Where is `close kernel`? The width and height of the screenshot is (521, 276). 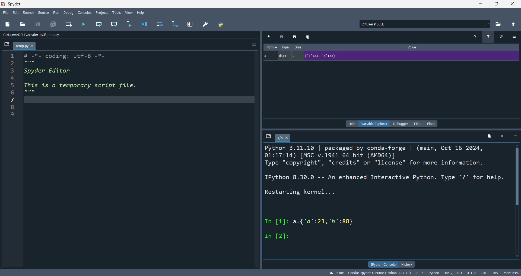 close kernel is located at coordinates (504, 136).